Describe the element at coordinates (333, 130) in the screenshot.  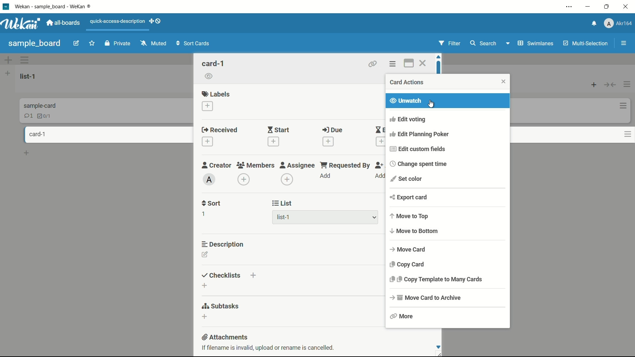
I see `due` at that location.